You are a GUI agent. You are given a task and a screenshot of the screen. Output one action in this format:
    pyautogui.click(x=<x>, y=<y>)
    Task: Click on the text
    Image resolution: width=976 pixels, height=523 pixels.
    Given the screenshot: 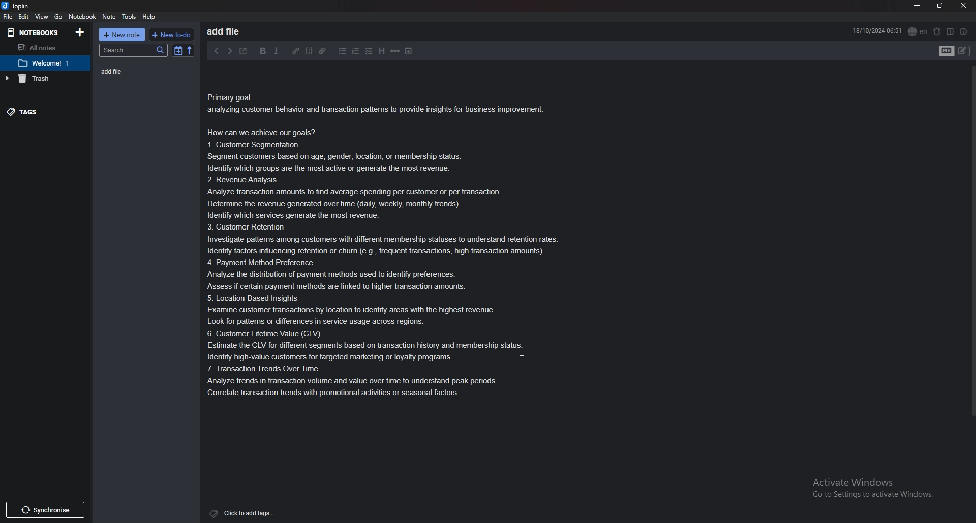 What is the action you would take?
    pyautogui.click(x=389, y=244)
    